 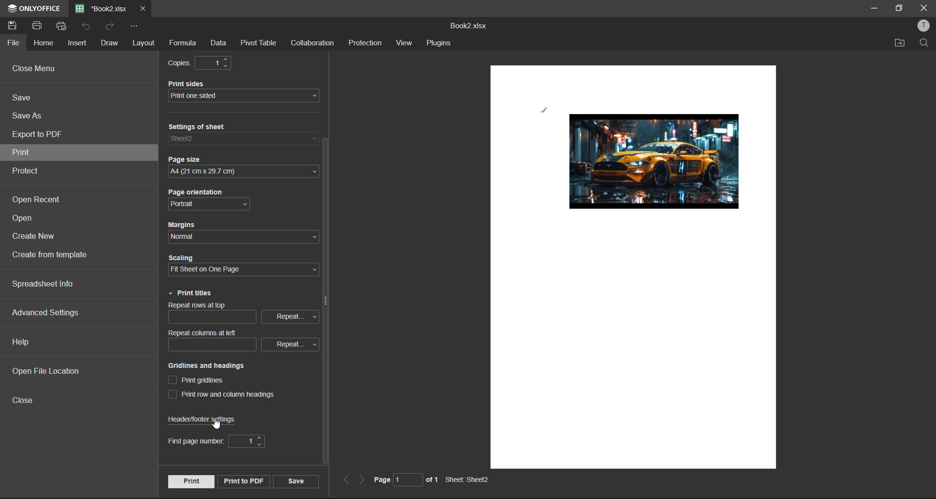 What do you see at coordinates (217, 366) in the screenshot?
I see `gridlines and headings` at bounding box center [217, 366].